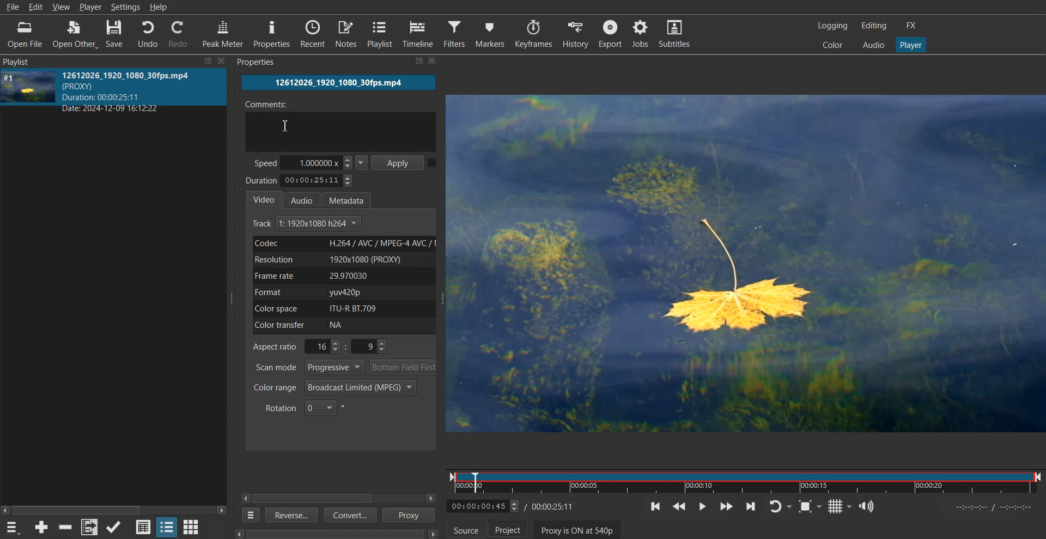  Describe the element at coordinates (137, 91) in the screenshot. I see `MP4 info` at that location.